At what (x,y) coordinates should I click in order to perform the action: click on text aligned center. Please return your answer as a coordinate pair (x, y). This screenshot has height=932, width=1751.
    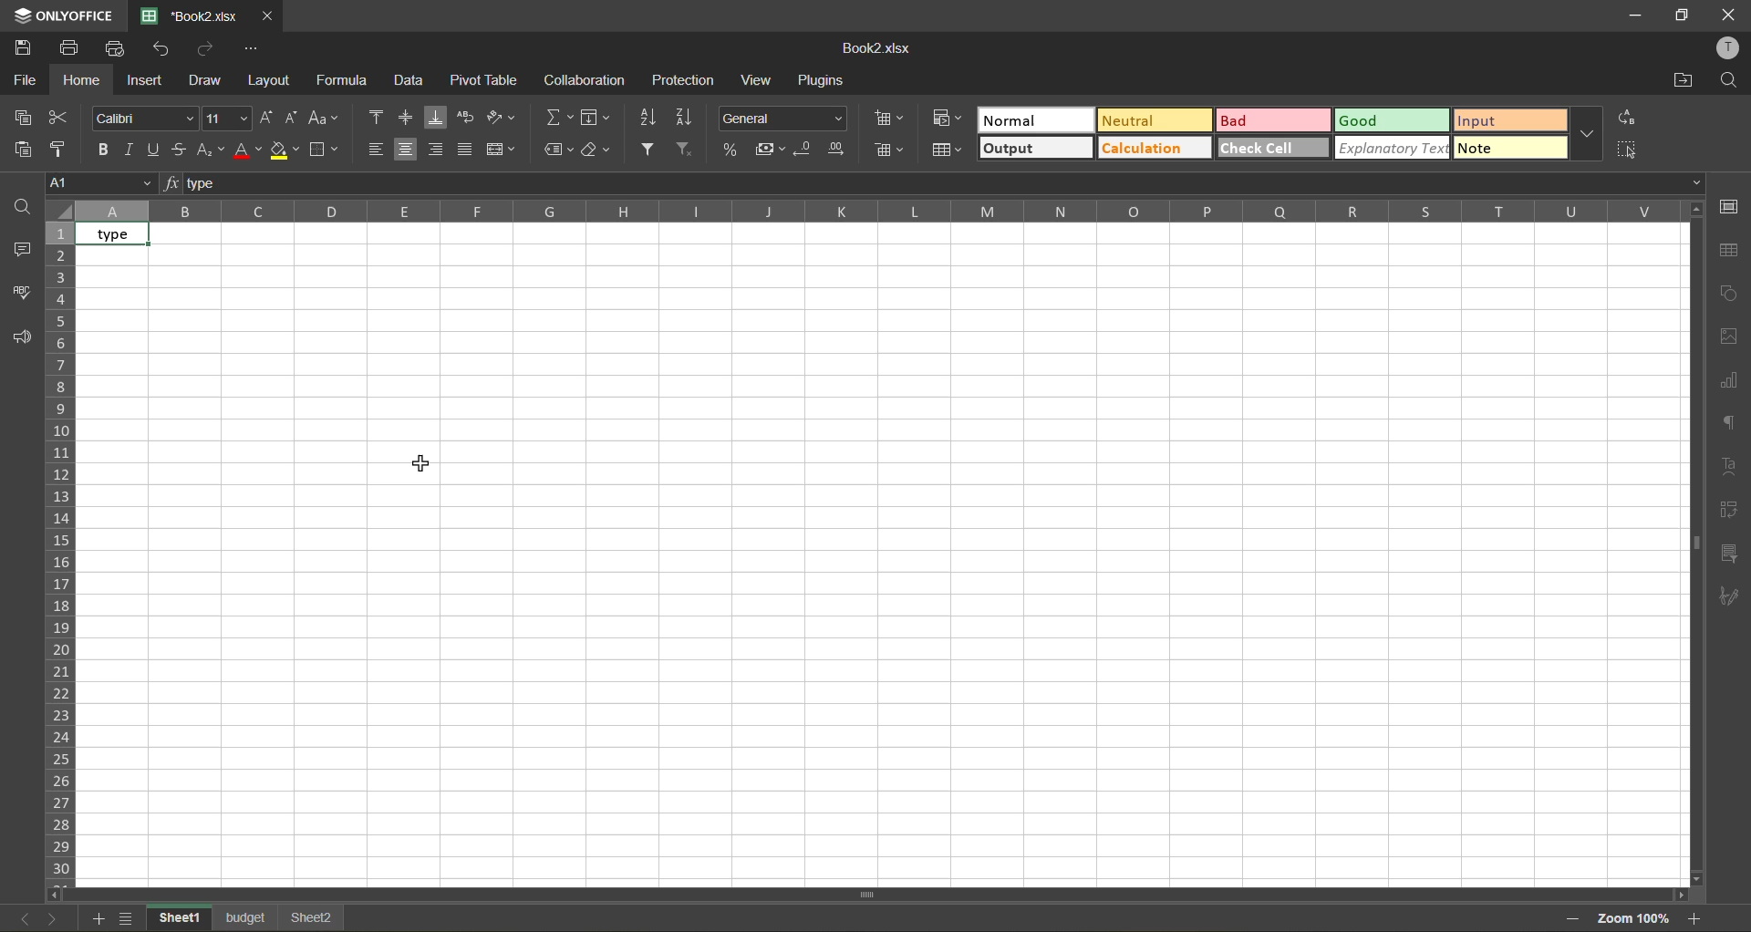
    Looking at the image, I should click on (120, 235).